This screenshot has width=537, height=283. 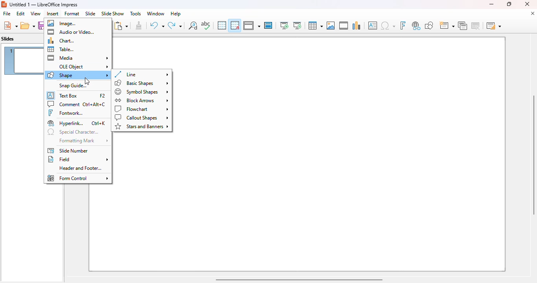 What do you see at coordinates (175, 26) in the screenshot?
I see `redo` at bounding box center [175, 26].